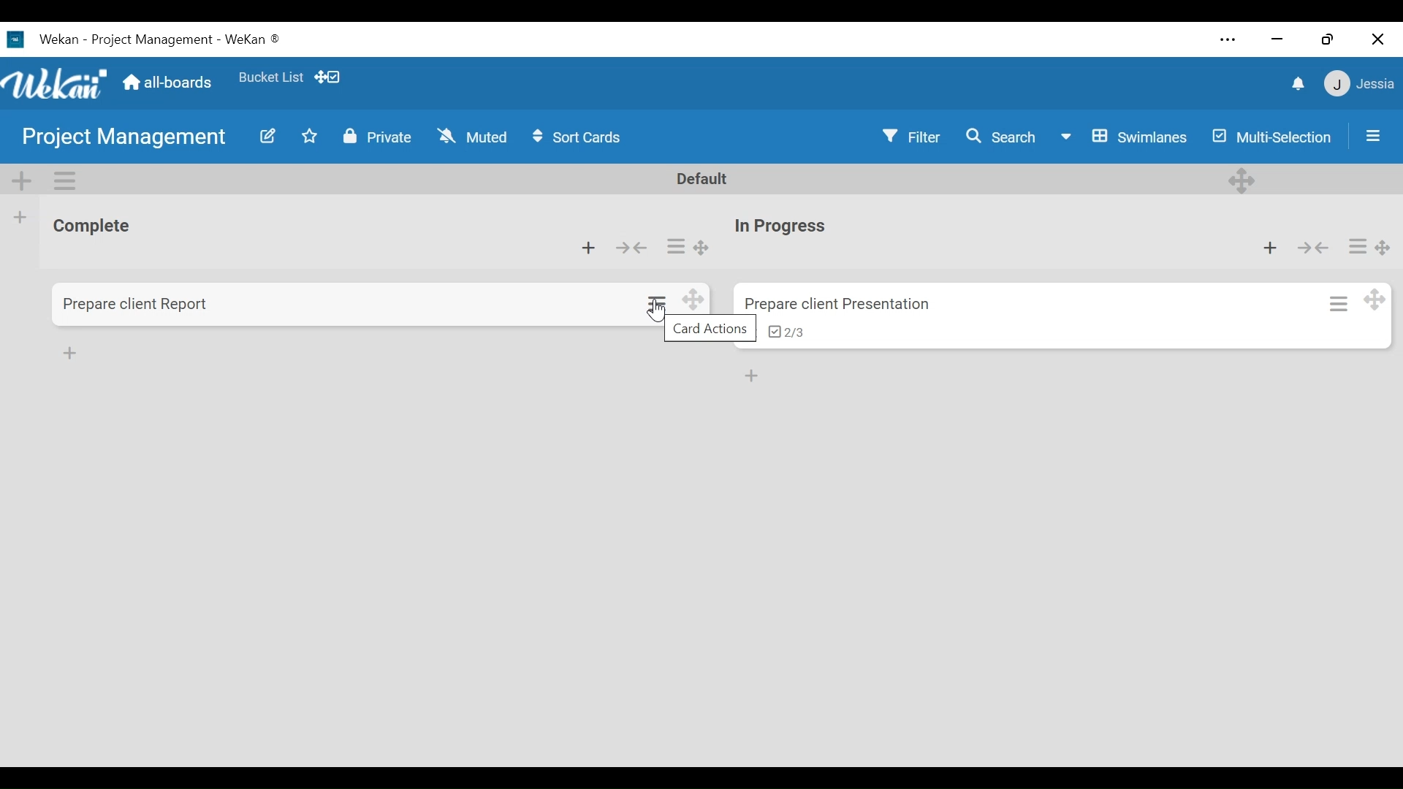 The width and height of the screenshot is (1403, 789). Describe the element at coordinates (1273, 136) in the screenshot. I see `Multi-Selection` at that location.